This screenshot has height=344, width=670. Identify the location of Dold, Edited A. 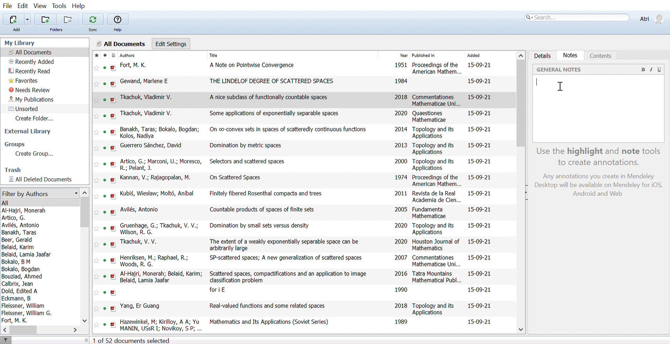
(21, 291).